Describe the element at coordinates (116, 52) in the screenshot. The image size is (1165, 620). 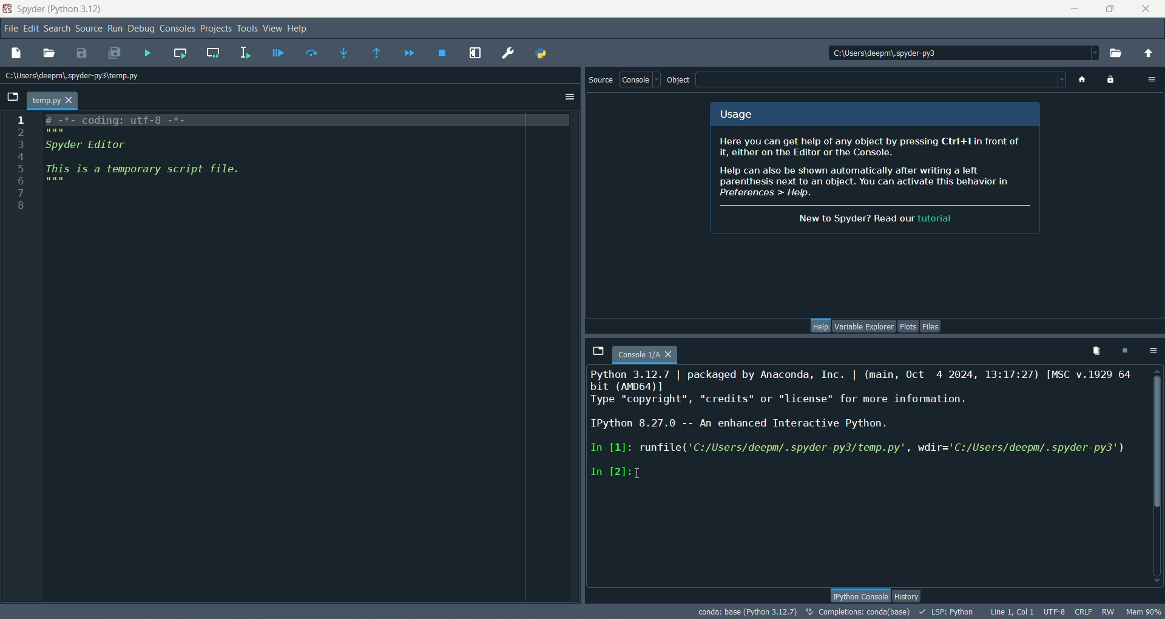
I see `save all files` at that location.